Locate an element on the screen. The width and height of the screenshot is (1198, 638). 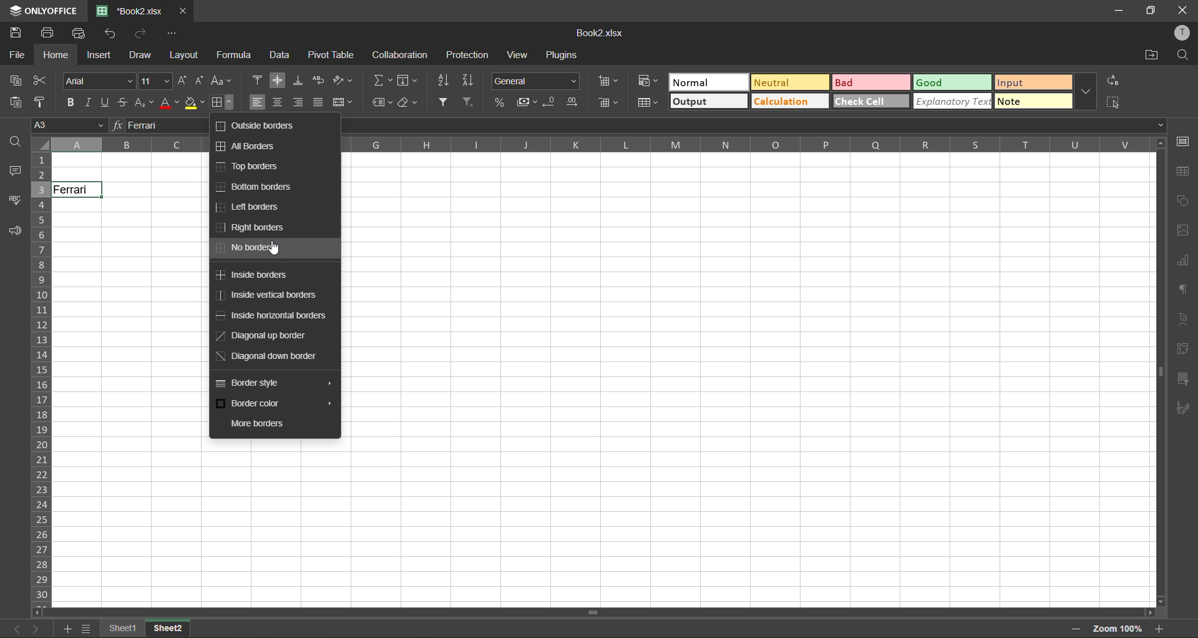
view is located at coordinates (520, 55).